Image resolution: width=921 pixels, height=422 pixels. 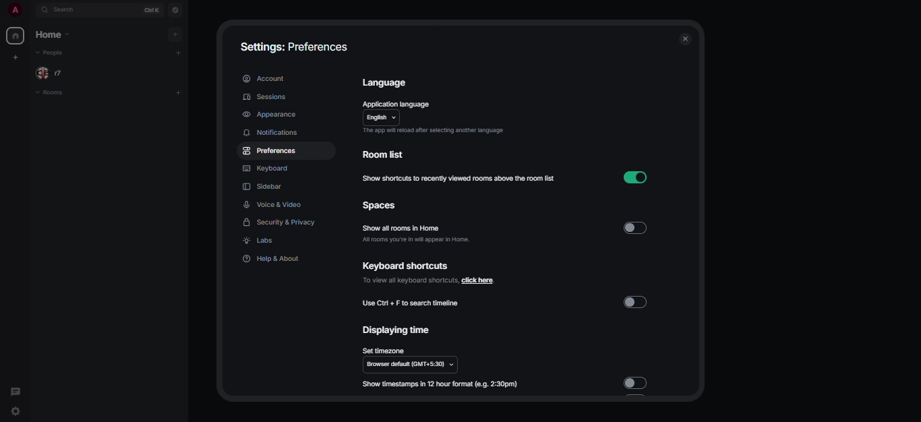 I want to click on ctrl K, so click(x=152, y=9).